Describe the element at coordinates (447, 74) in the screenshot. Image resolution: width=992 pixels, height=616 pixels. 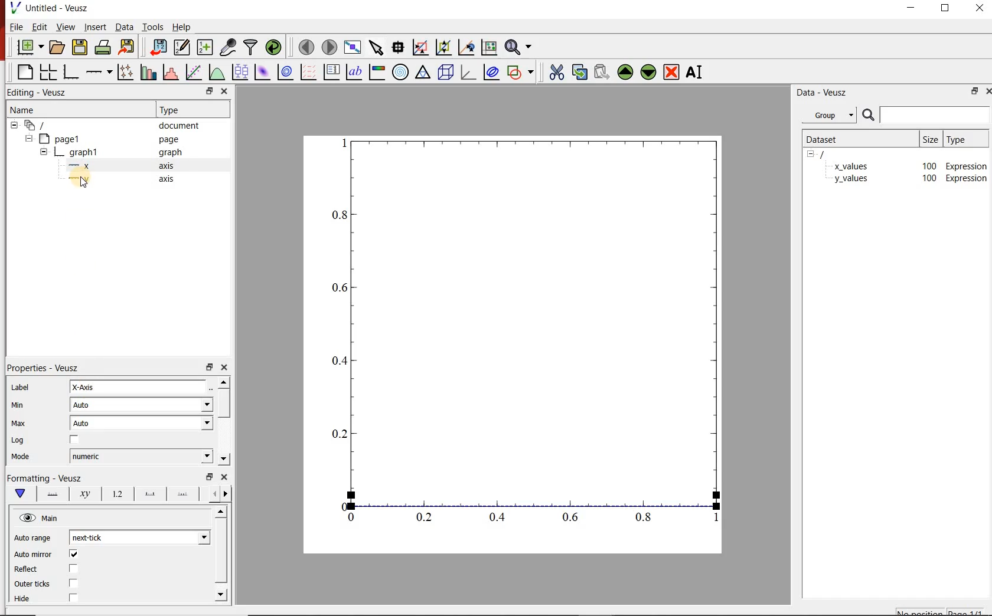
I see `3d scene` at that location.